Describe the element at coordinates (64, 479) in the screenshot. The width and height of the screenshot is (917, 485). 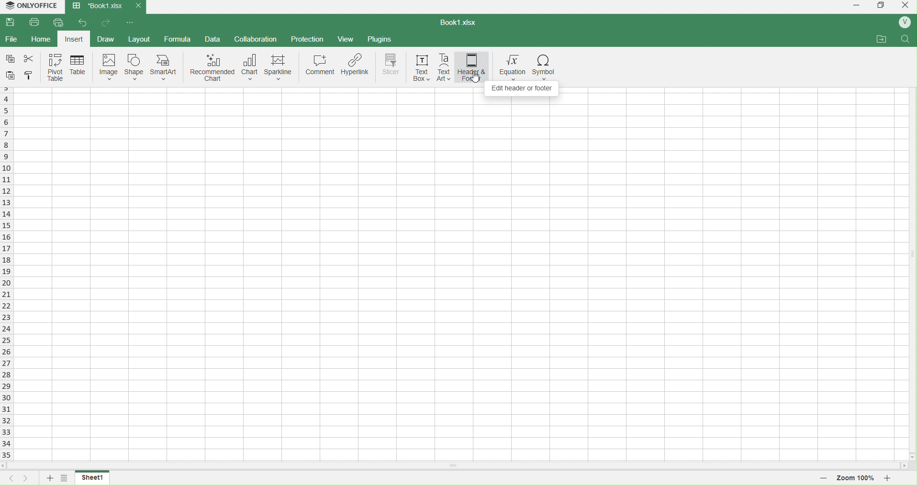
I see `options` at that location.